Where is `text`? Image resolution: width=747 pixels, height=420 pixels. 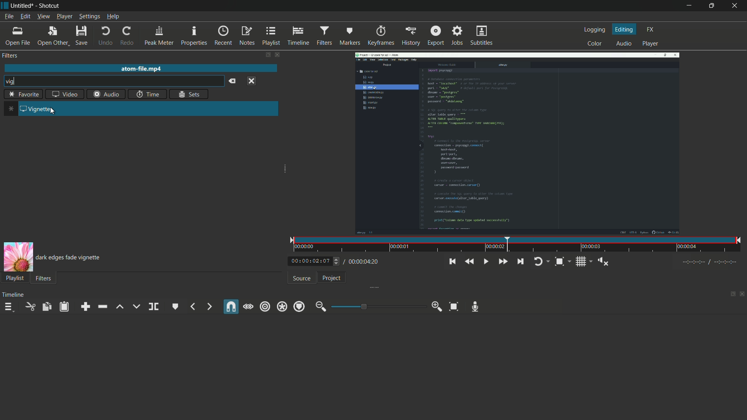 text is located at coordinates (68, 257).